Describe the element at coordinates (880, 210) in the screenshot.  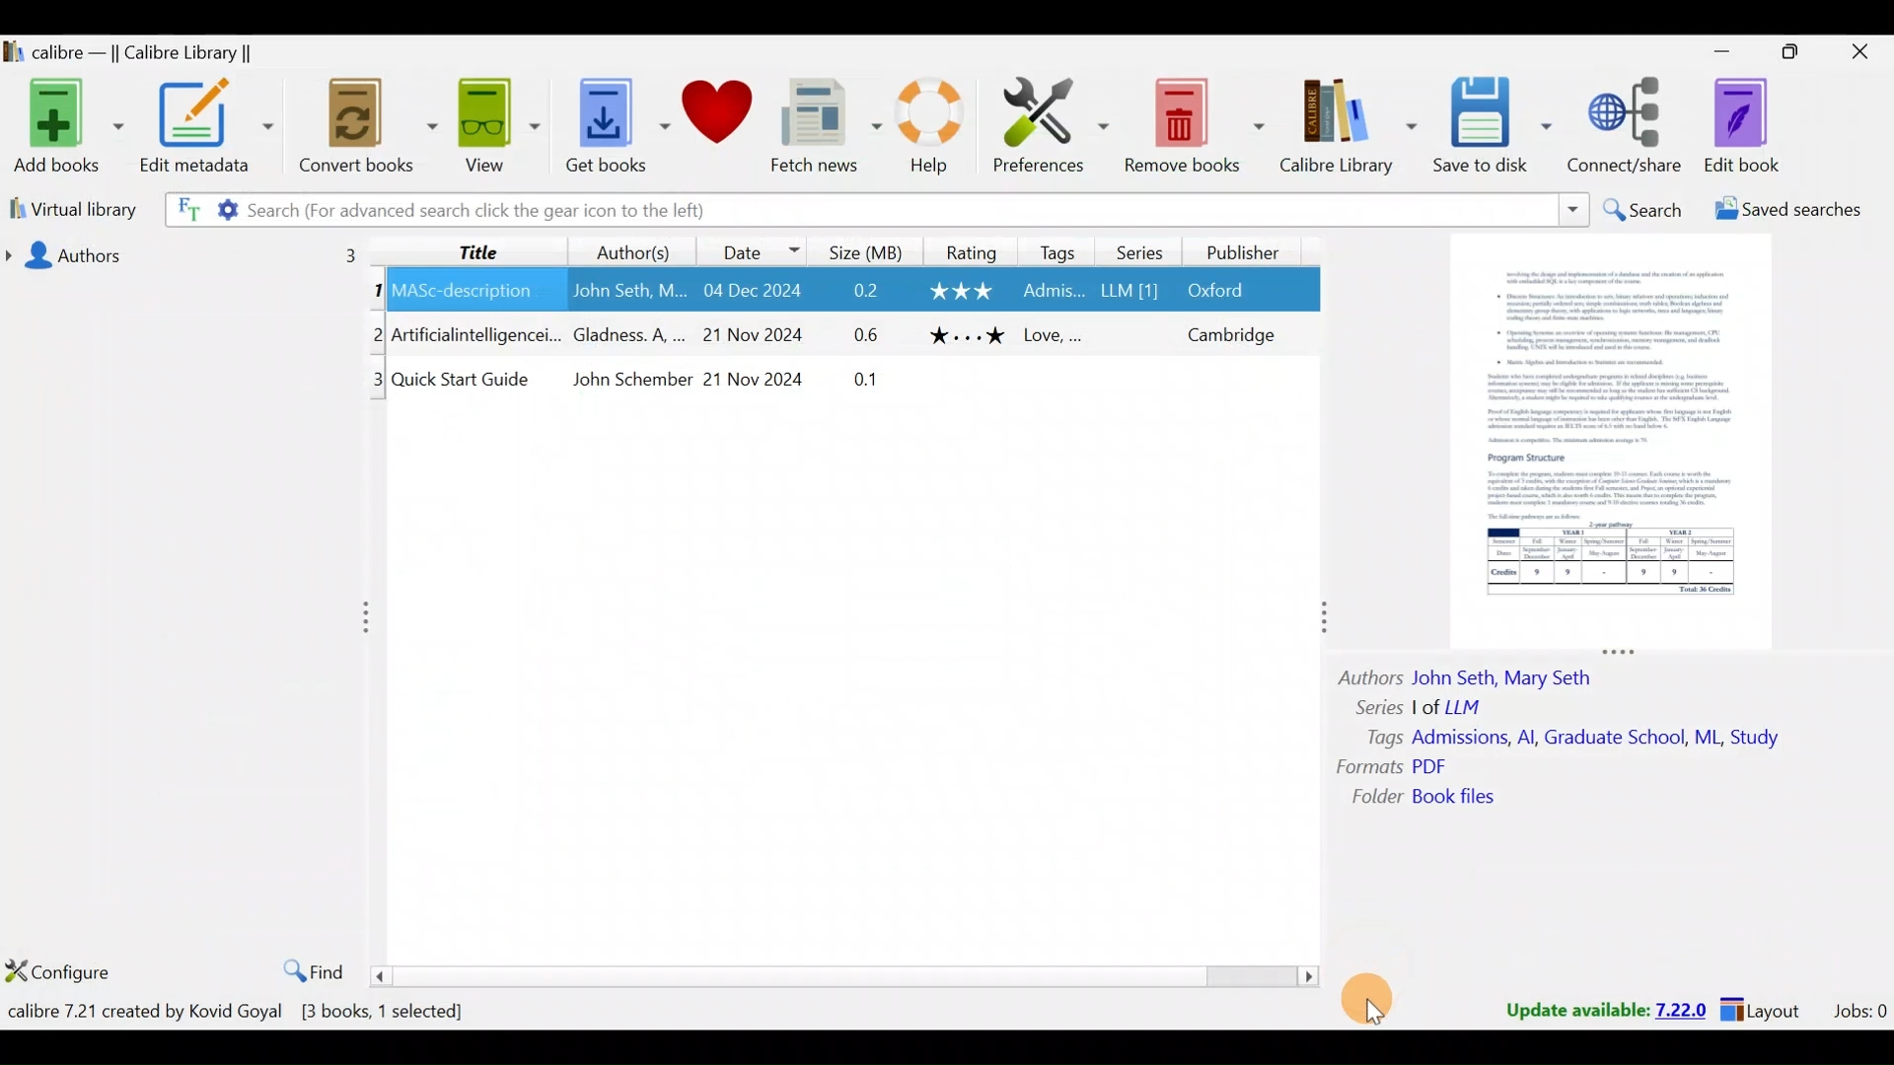
I see `Search bar` at that location.